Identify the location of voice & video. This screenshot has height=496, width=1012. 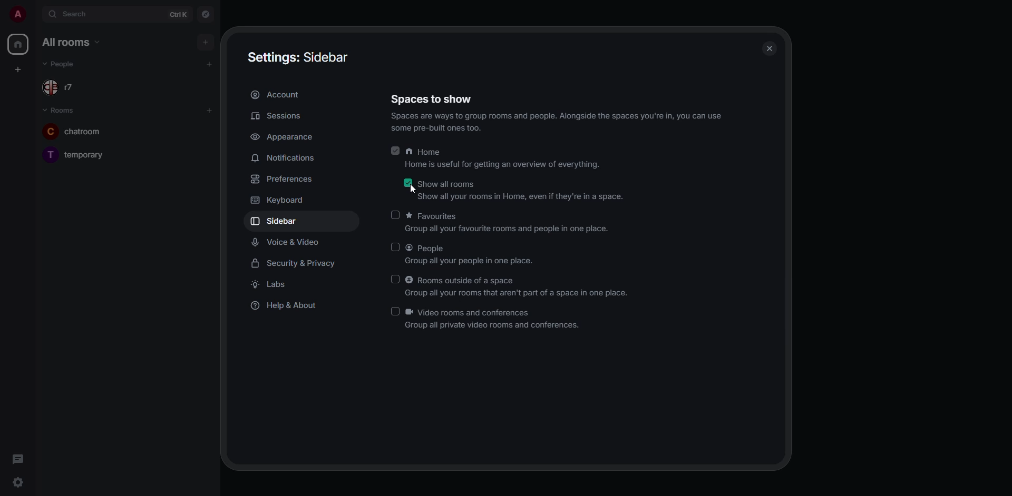
(286, 242).